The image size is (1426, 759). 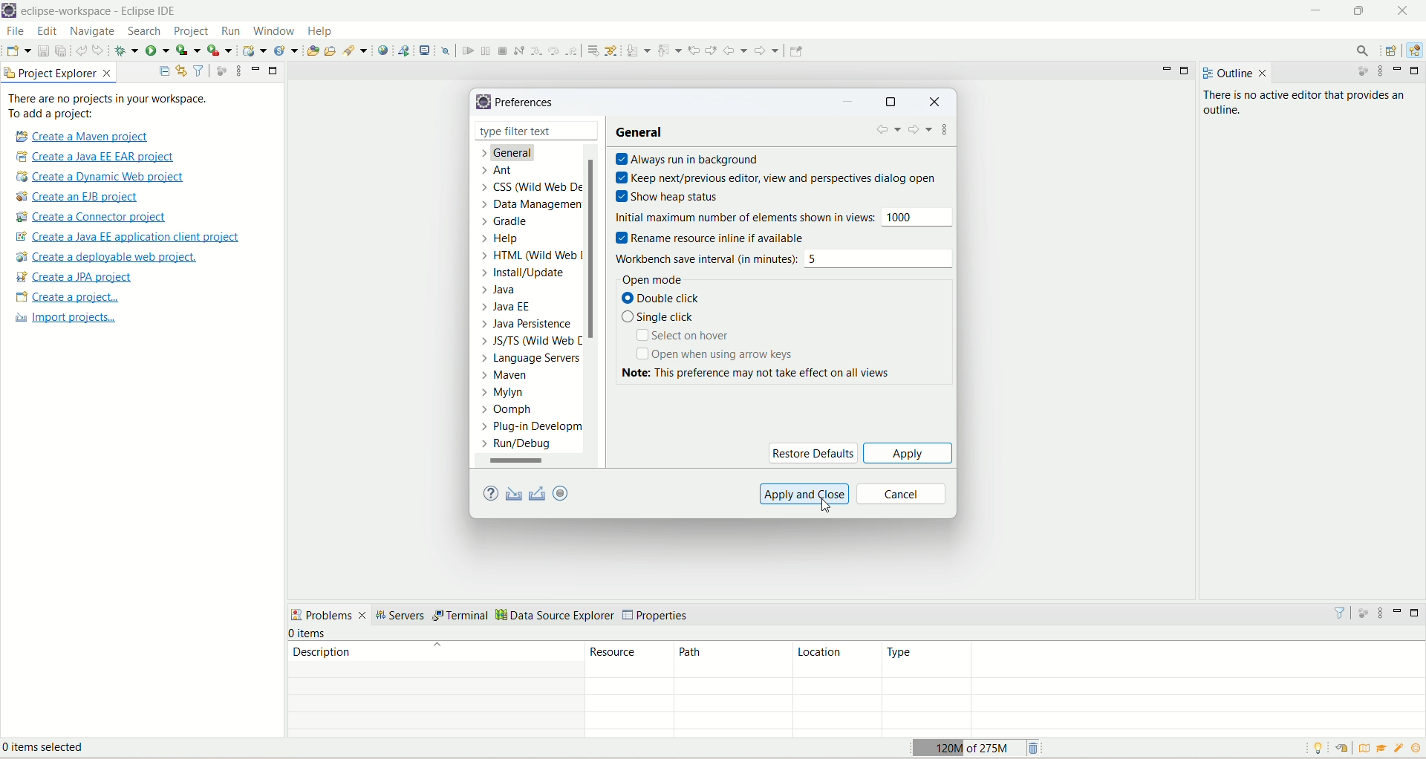 I want to click on disconnect, so click(x=518, y=50).